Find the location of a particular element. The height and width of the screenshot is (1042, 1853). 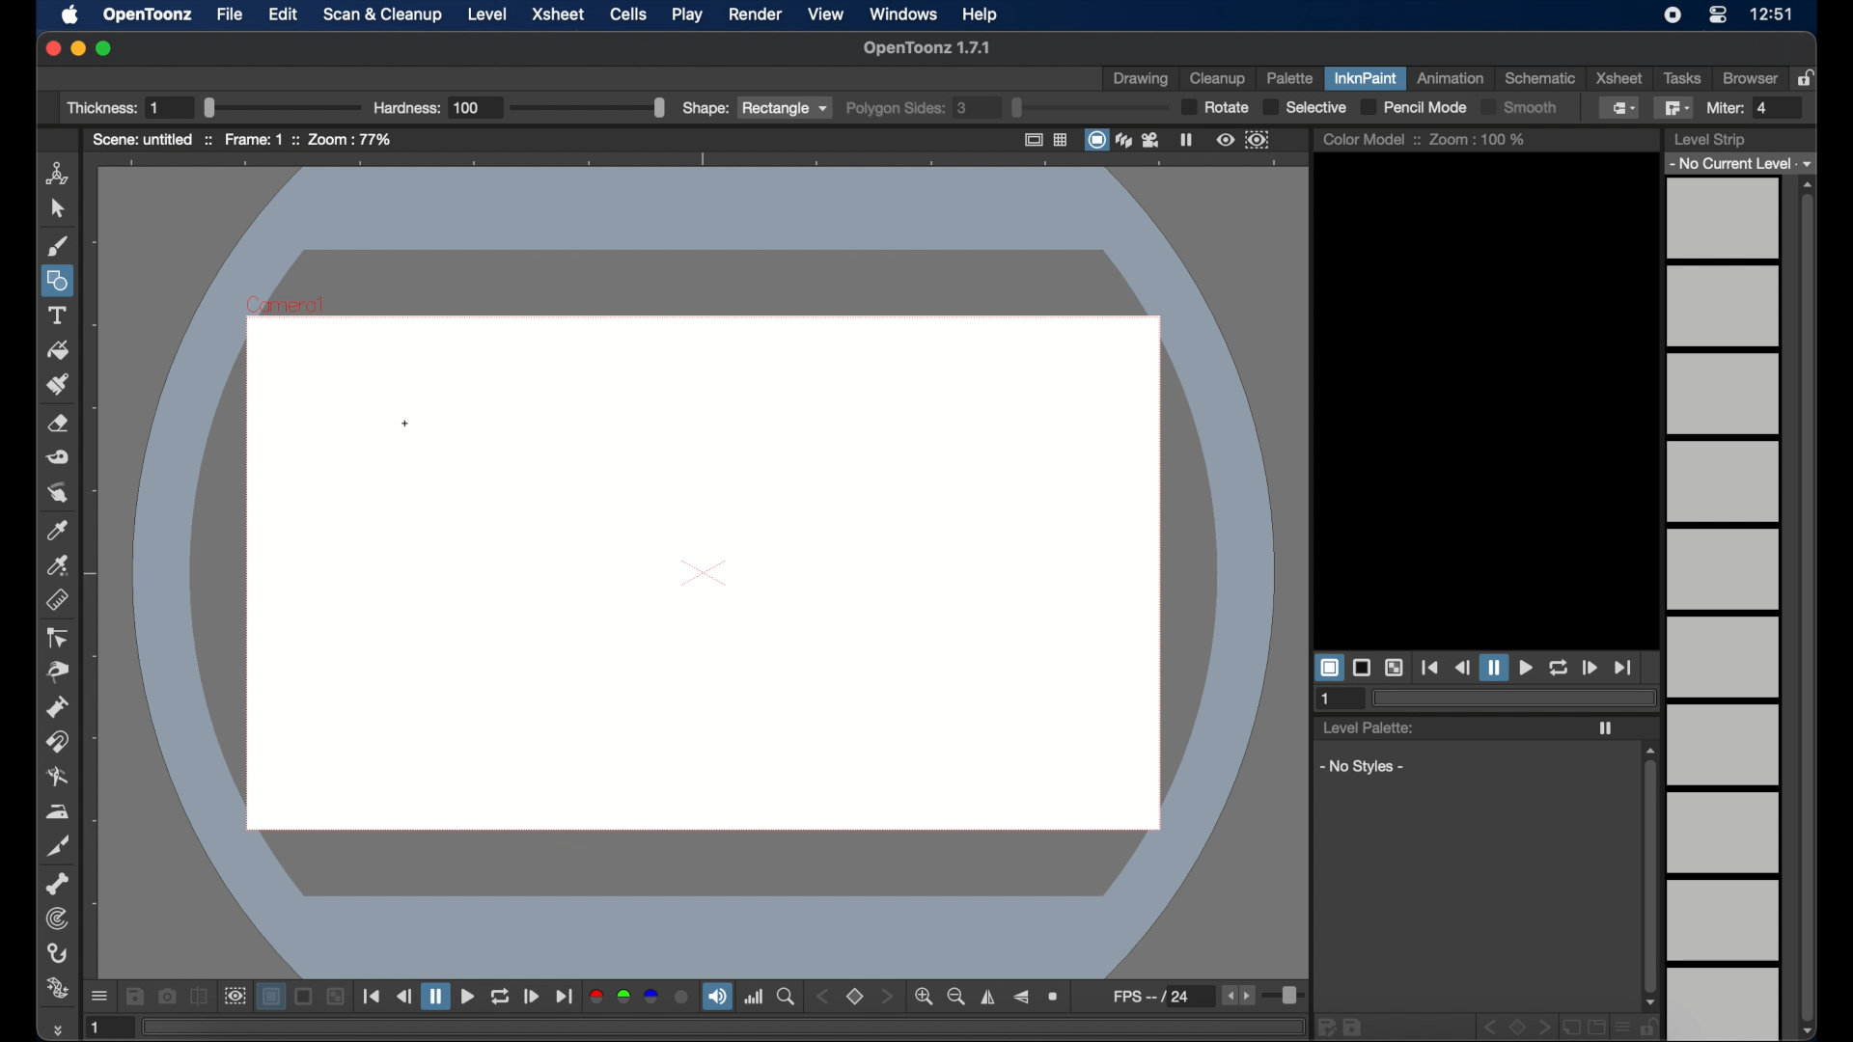

cleanup is located at coordinates (1220, 78).